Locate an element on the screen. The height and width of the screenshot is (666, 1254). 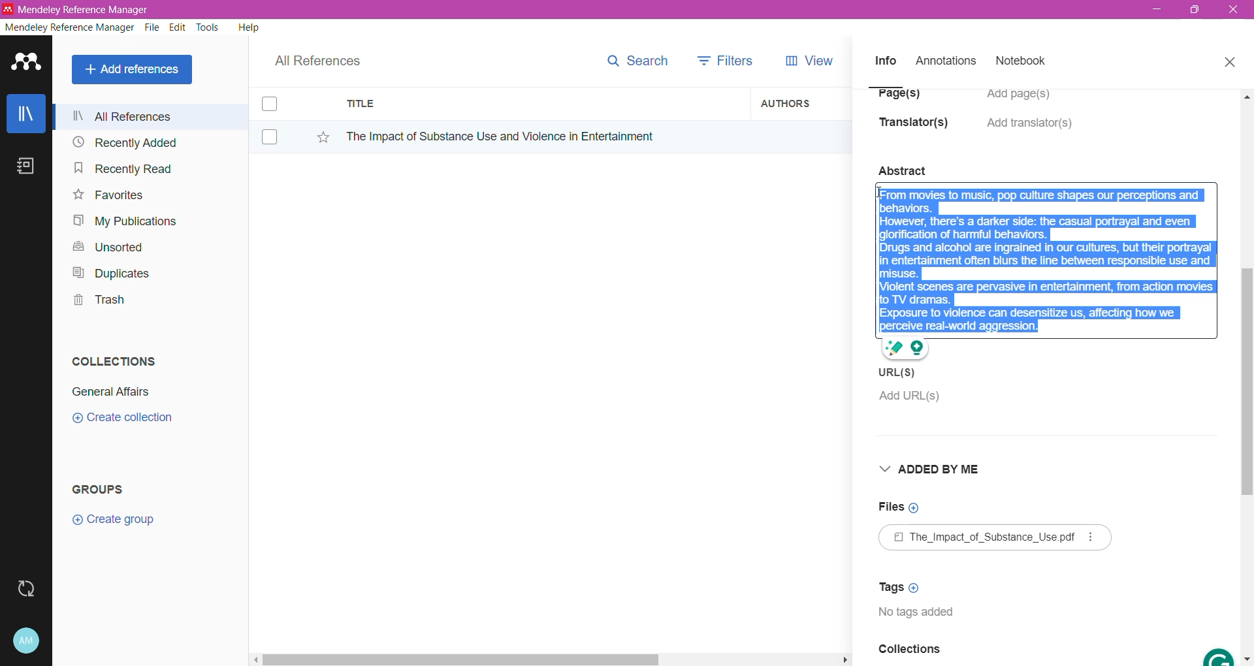
Info is located at coordinates (885, 60).